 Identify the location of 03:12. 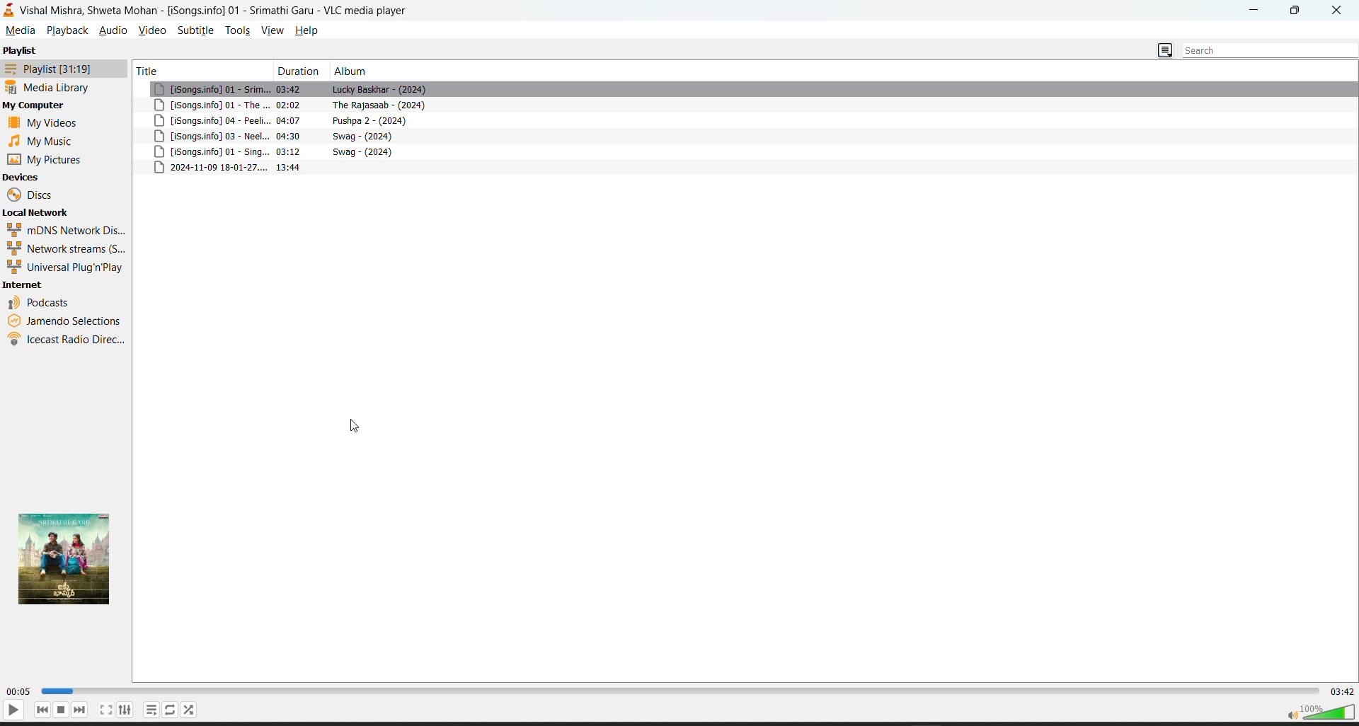
(292, 153).